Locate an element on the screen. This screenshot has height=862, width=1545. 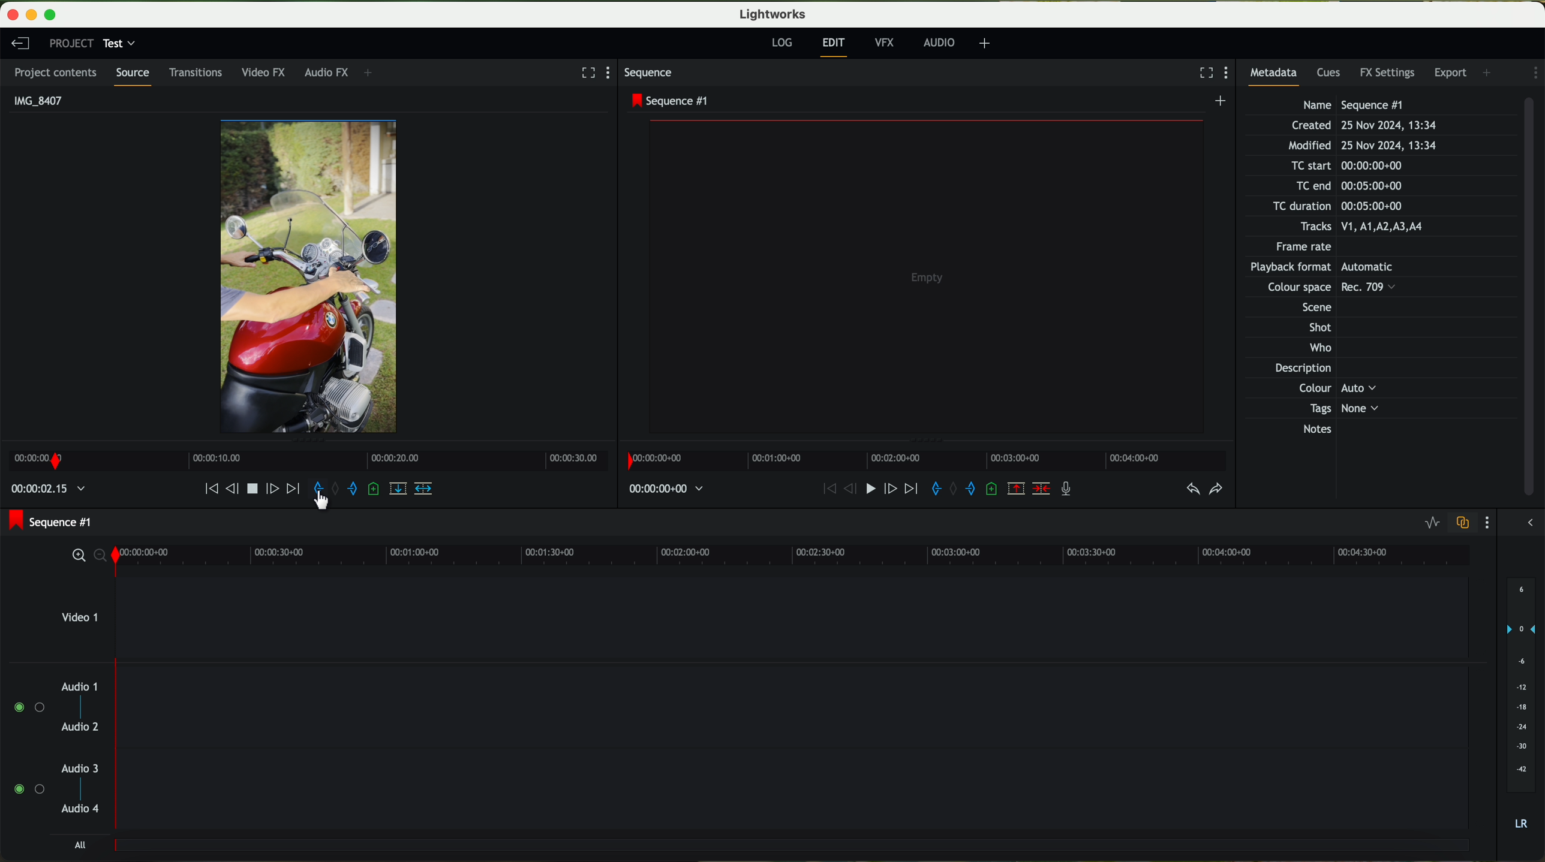
Frame rate is located at coordinates (1307, 249).